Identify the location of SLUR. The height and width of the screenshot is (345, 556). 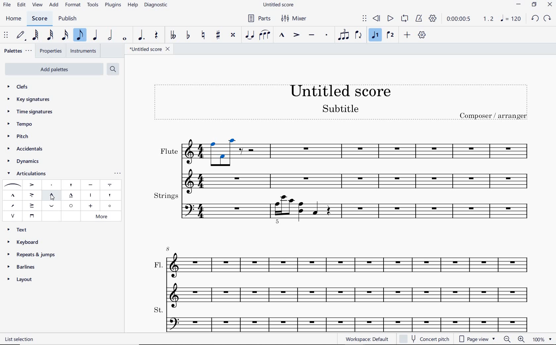
(12, 185).